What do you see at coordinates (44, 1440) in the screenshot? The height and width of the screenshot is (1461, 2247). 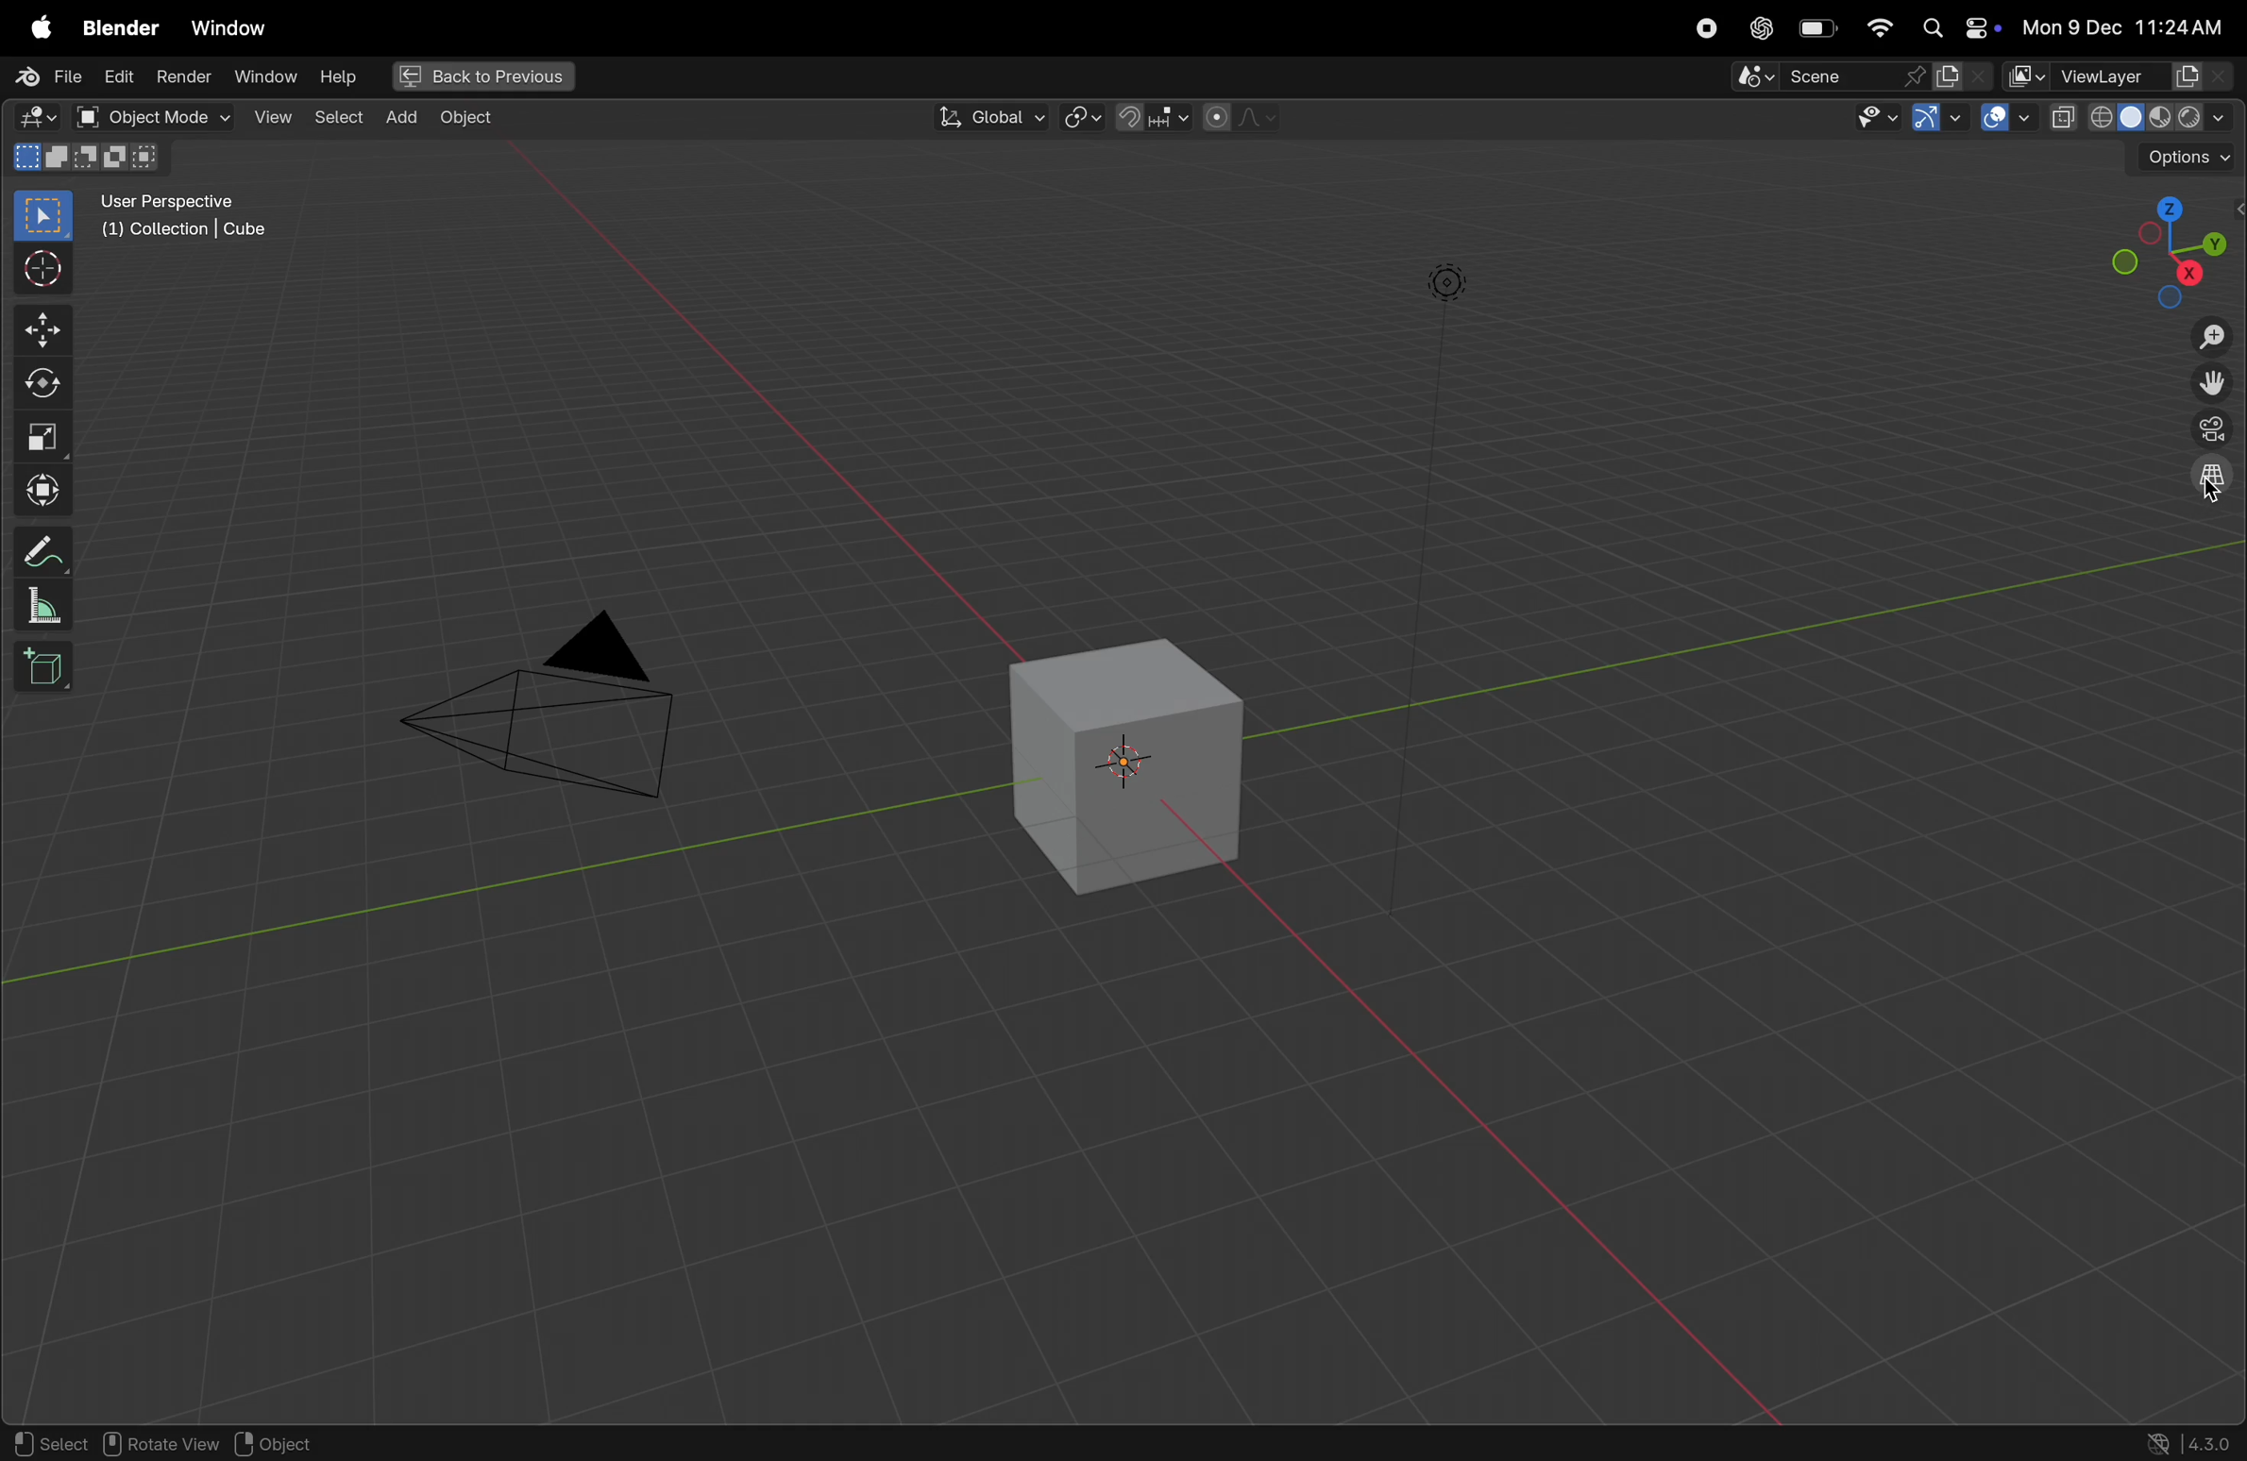 I see `select` at bounding box center [44, 1440].